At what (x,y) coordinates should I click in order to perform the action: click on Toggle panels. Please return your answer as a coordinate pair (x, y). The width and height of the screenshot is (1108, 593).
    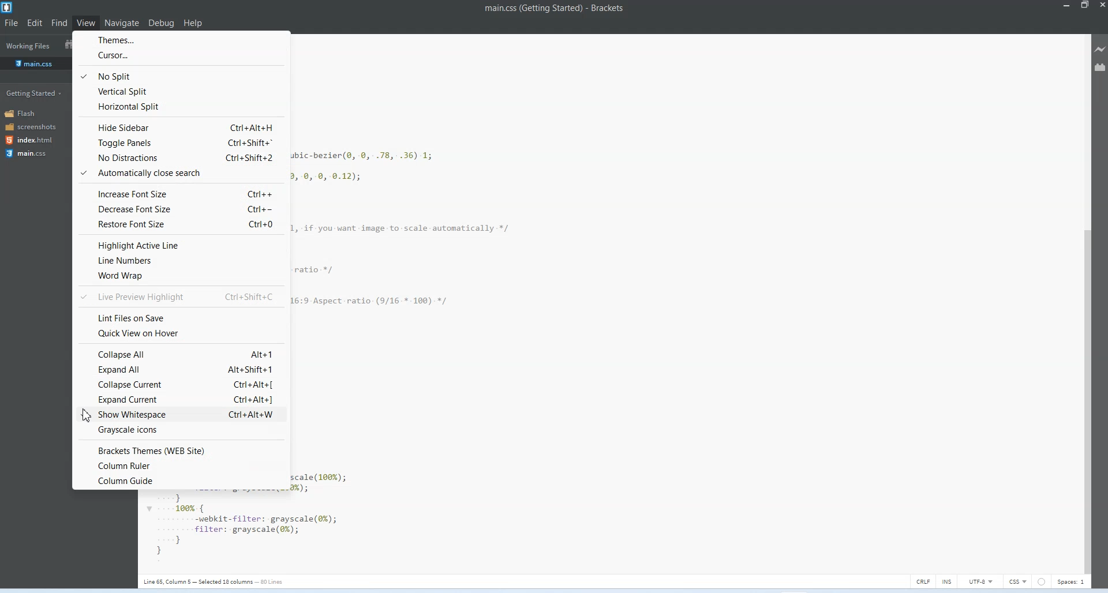
    Looking at the image, I should click on (179, 143).